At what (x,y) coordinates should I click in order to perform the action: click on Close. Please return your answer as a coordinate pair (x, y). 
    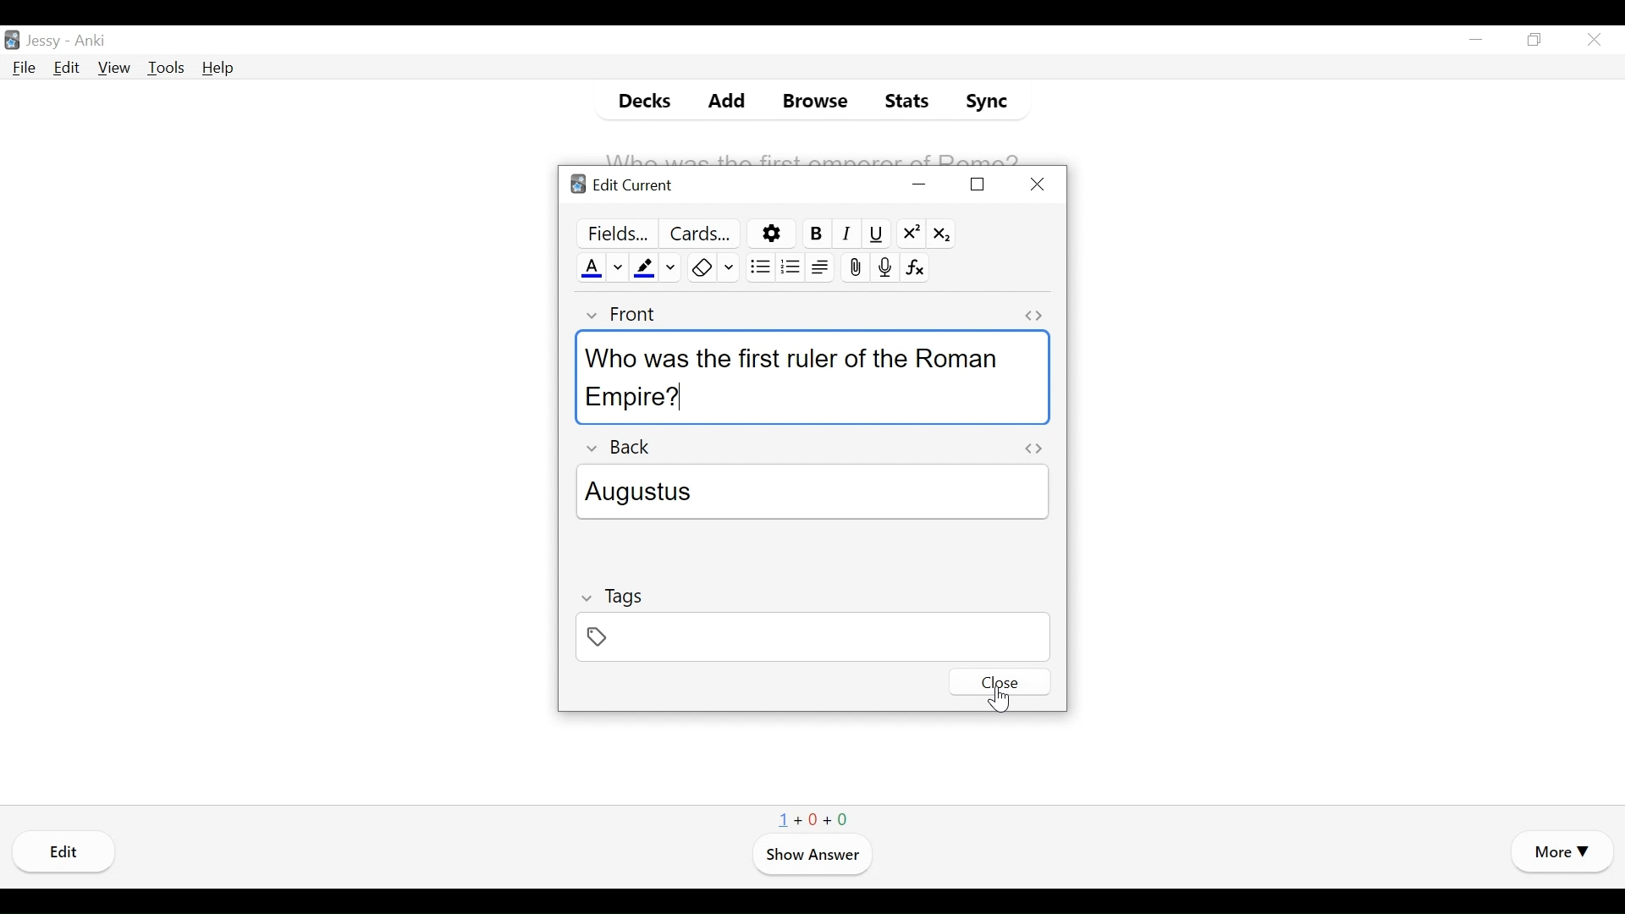
    Looking at the image, I should click on (1592, 39).